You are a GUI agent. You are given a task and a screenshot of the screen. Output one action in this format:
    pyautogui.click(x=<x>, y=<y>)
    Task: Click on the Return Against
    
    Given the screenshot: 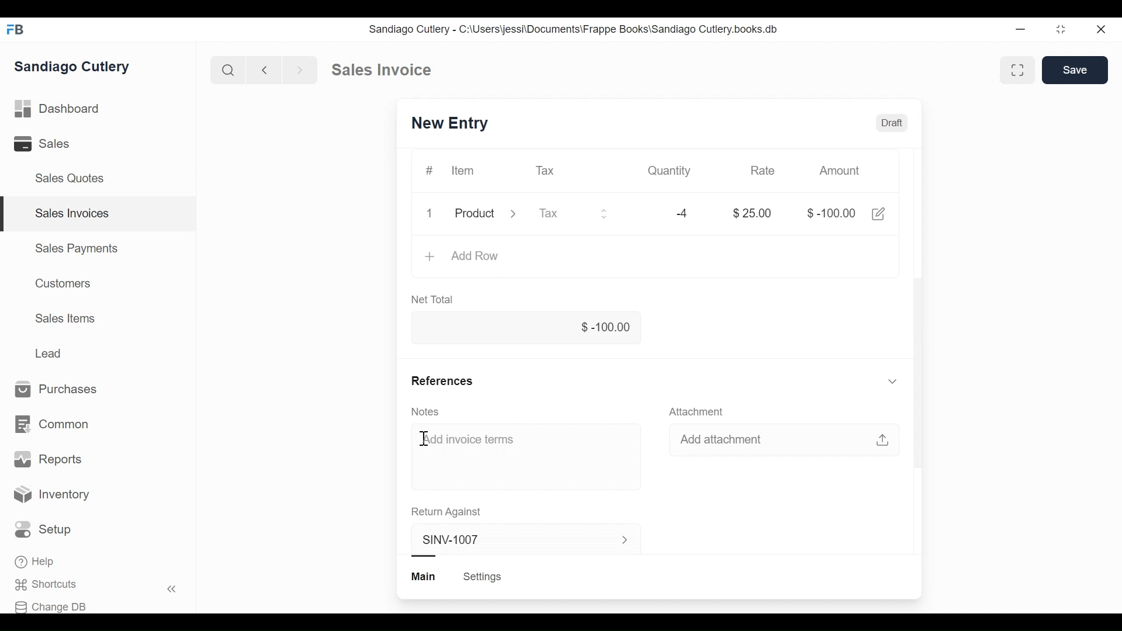 What is the action you would take?
    pyautogui.click(x=446, y=512)
    